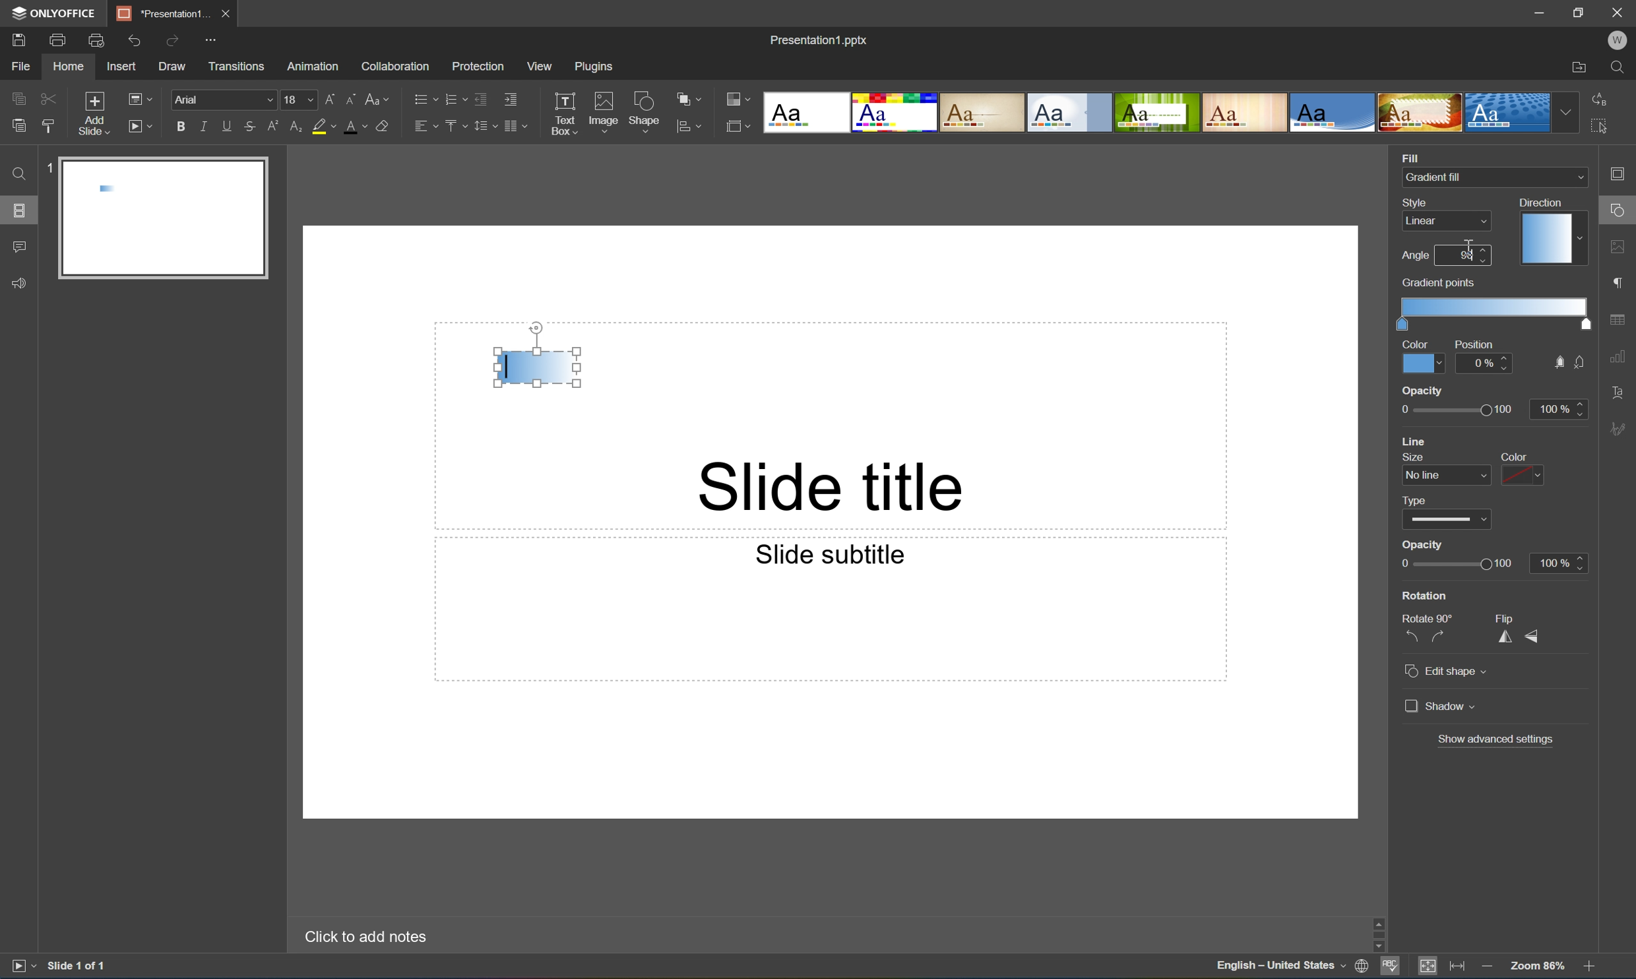 Image resolution: width=1636 pixels, height=979 pixels. Describe the element at coordinates (1455, 565) in the screenshot. I see `Slider` at that location.